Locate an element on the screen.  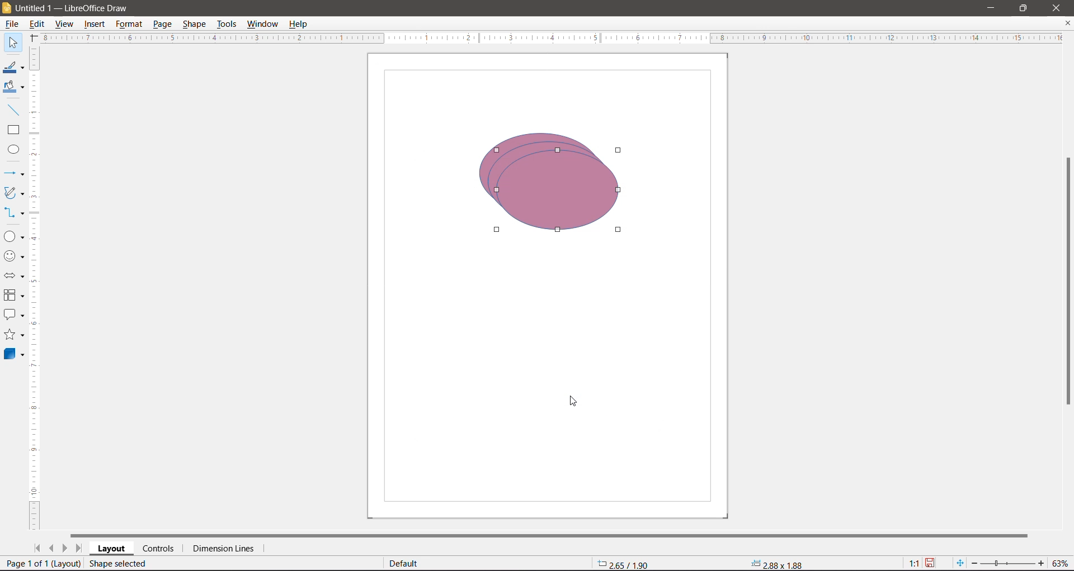
View is located at coordinates (65, 23).